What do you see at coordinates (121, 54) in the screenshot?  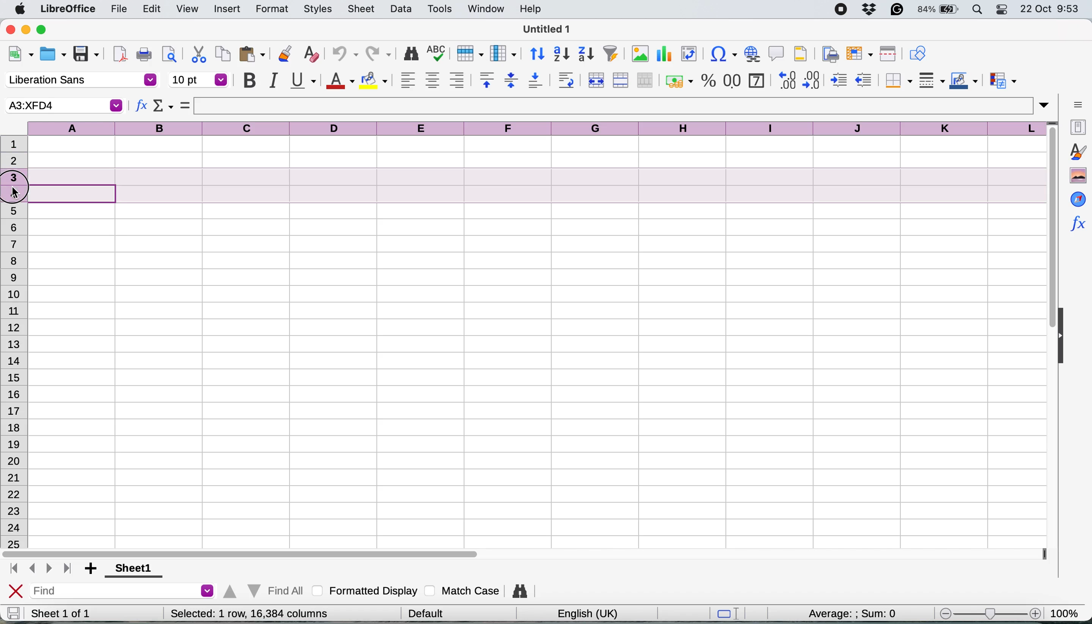 I see `export directly as pdf` at bounding box center [121, 54].